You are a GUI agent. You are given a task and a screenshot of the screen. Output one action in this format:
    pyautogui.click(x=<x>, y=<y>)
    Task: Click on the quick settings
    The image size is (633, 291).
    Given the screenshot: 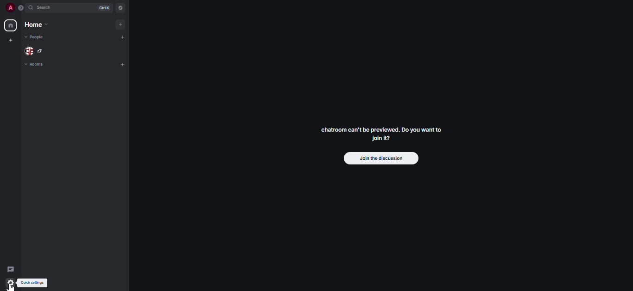 What is the action you would take?
    pyautogui.click(x=34, y=282)
    